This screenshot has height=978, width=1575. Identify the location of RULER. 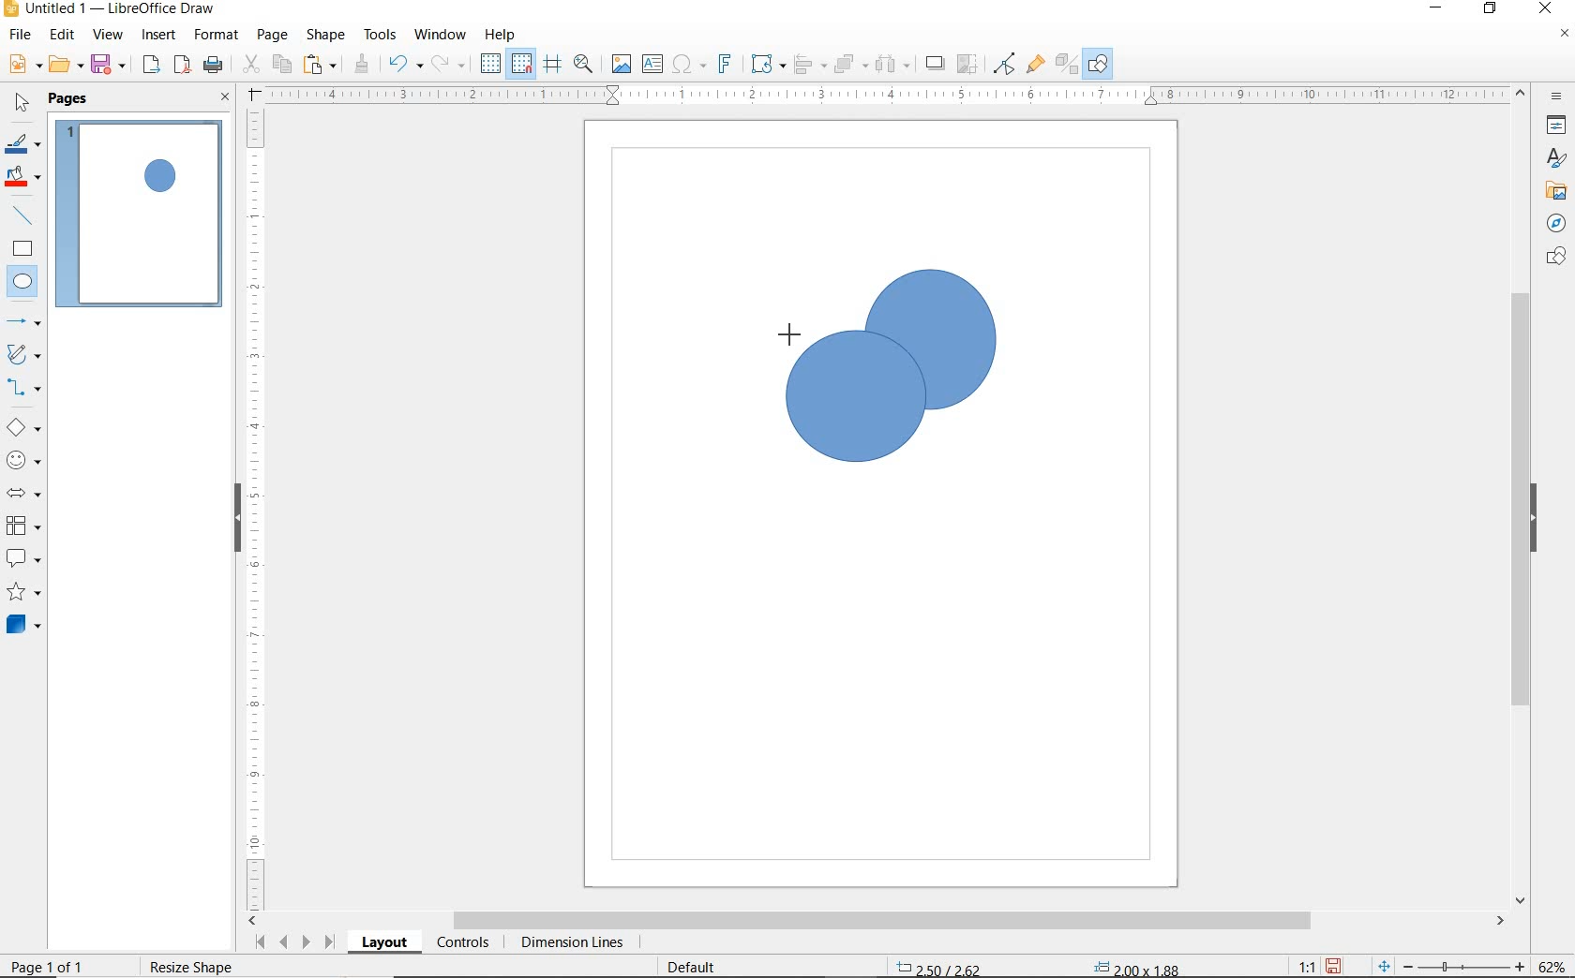
(889, 96).